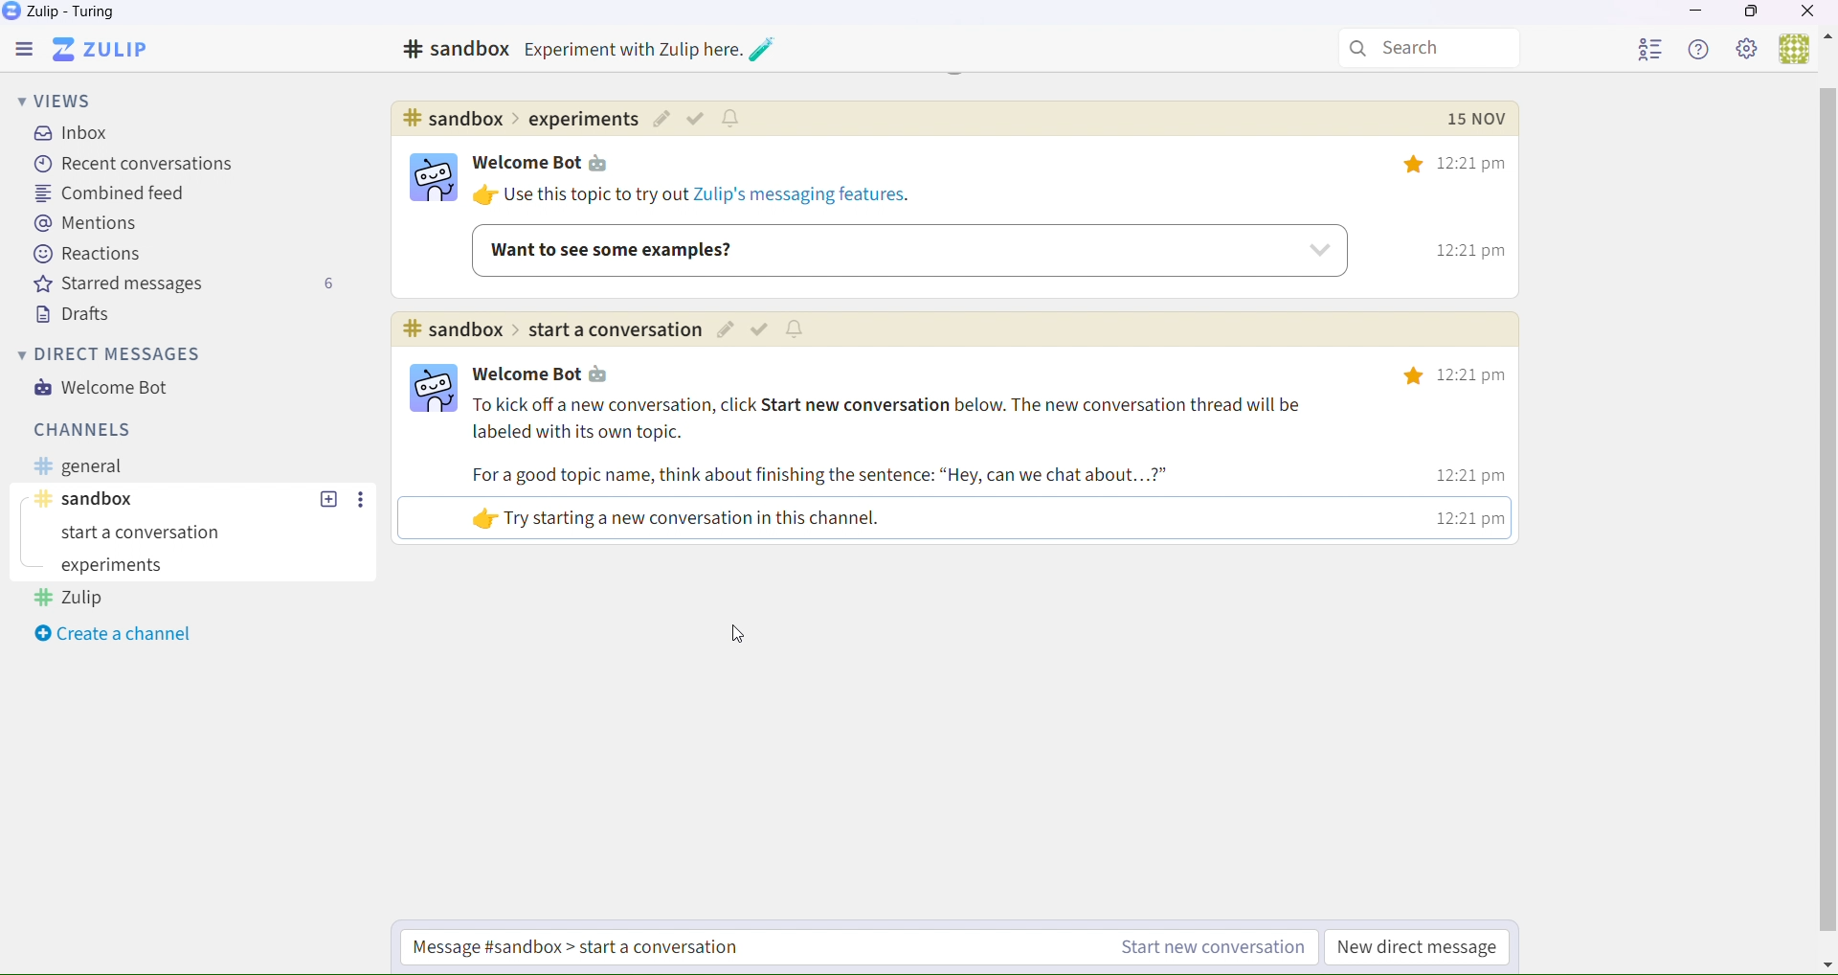  Describe the element at coordinates (436, 183) in the screenshot. I see `bot logo` at that location.